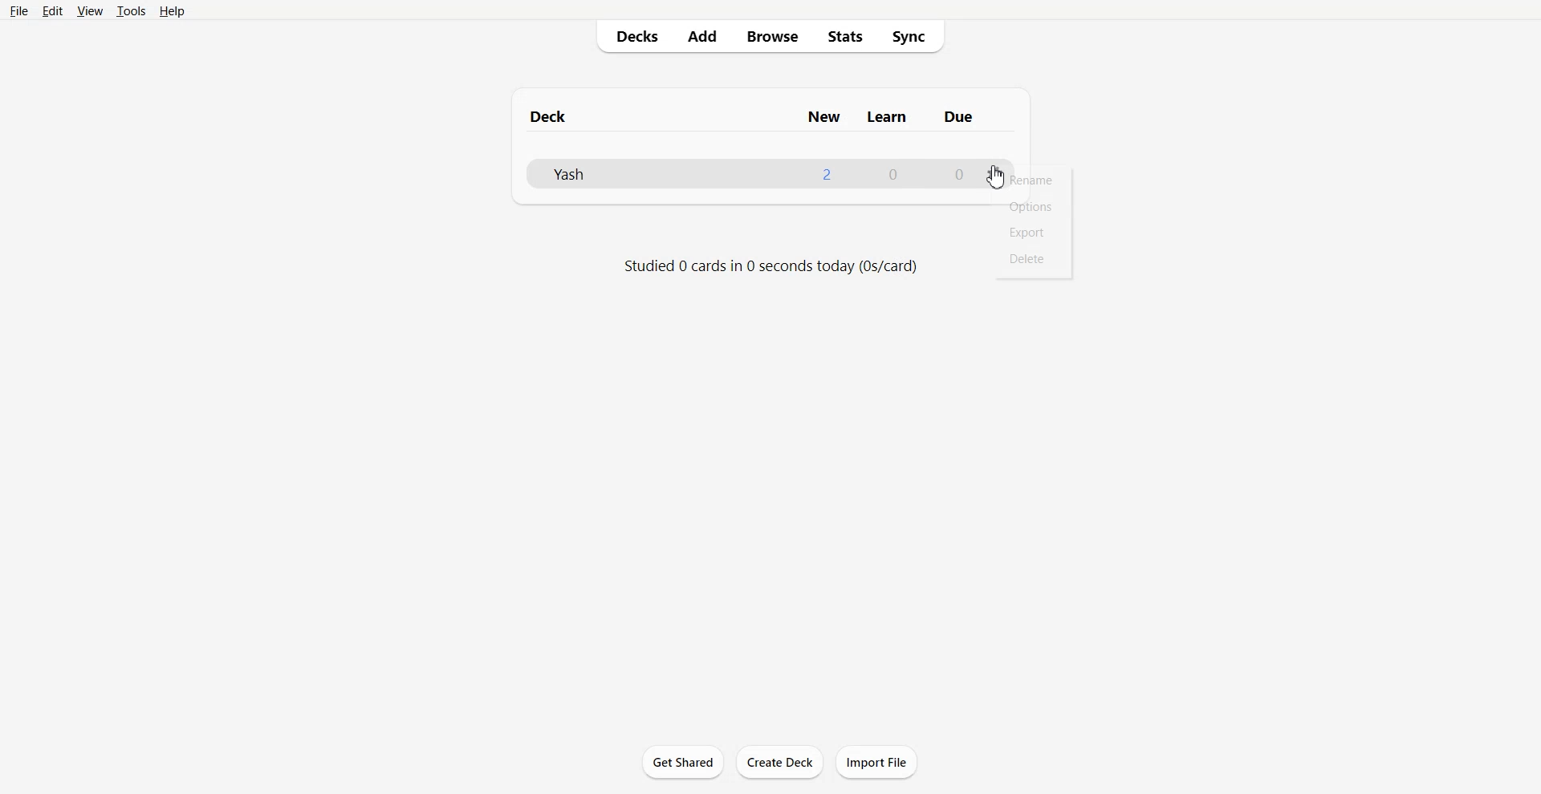 This screenshot has width=1541, height=794. Describe the element at coordinates (958, 174) in the screenshot. I see `0` at that location.